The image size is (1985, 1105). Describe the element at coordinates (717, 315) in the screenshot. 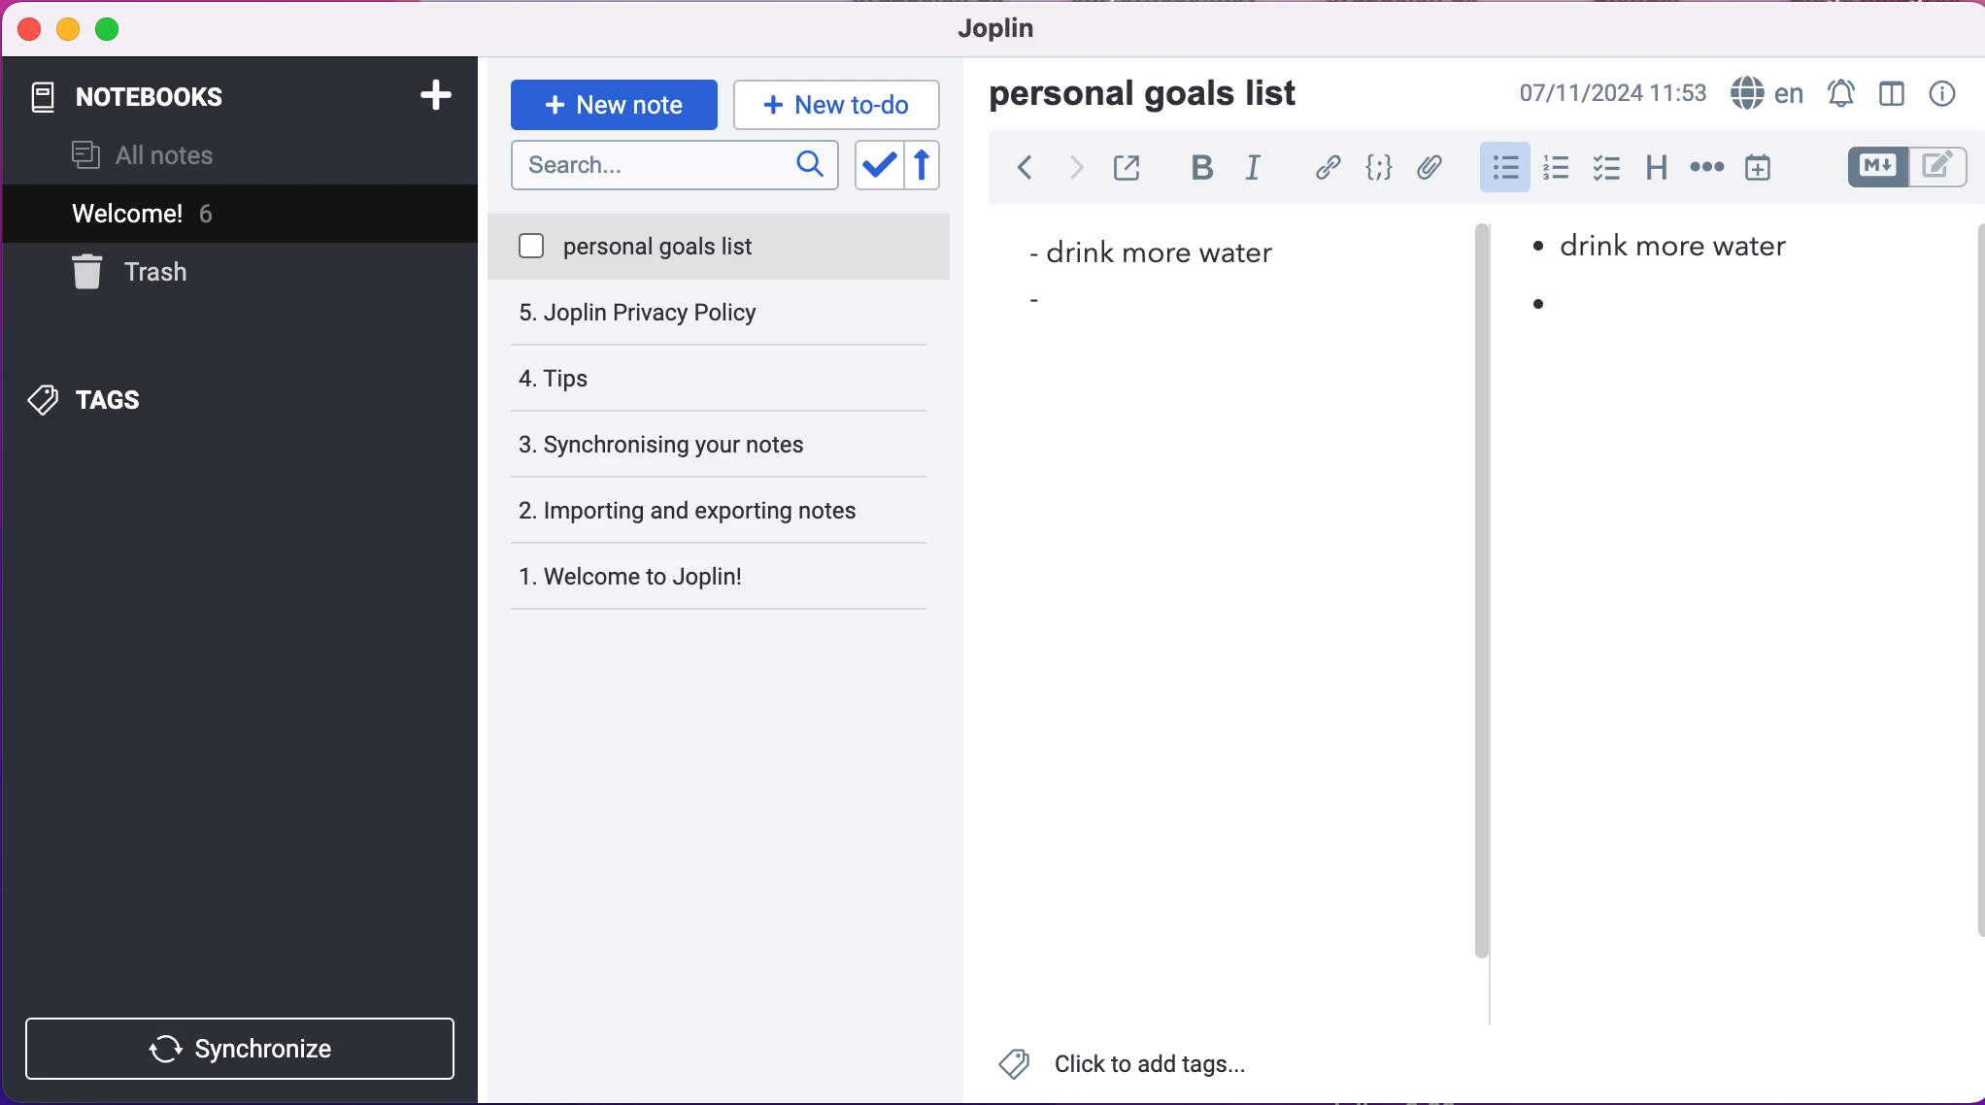

I see `tips` at that location.